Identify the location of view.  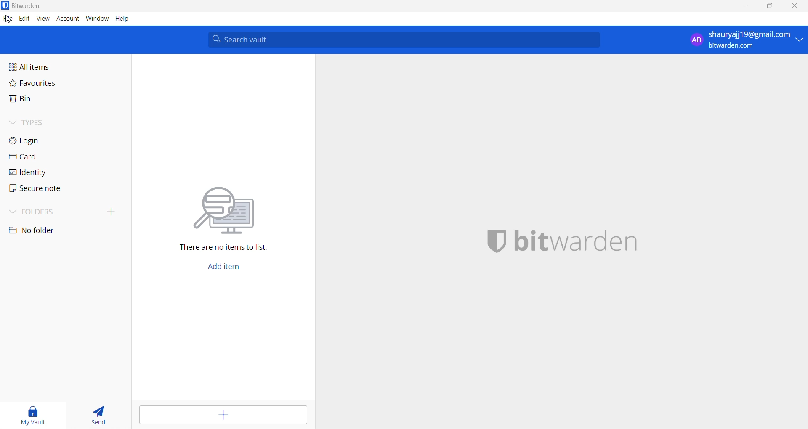
(43, 20).